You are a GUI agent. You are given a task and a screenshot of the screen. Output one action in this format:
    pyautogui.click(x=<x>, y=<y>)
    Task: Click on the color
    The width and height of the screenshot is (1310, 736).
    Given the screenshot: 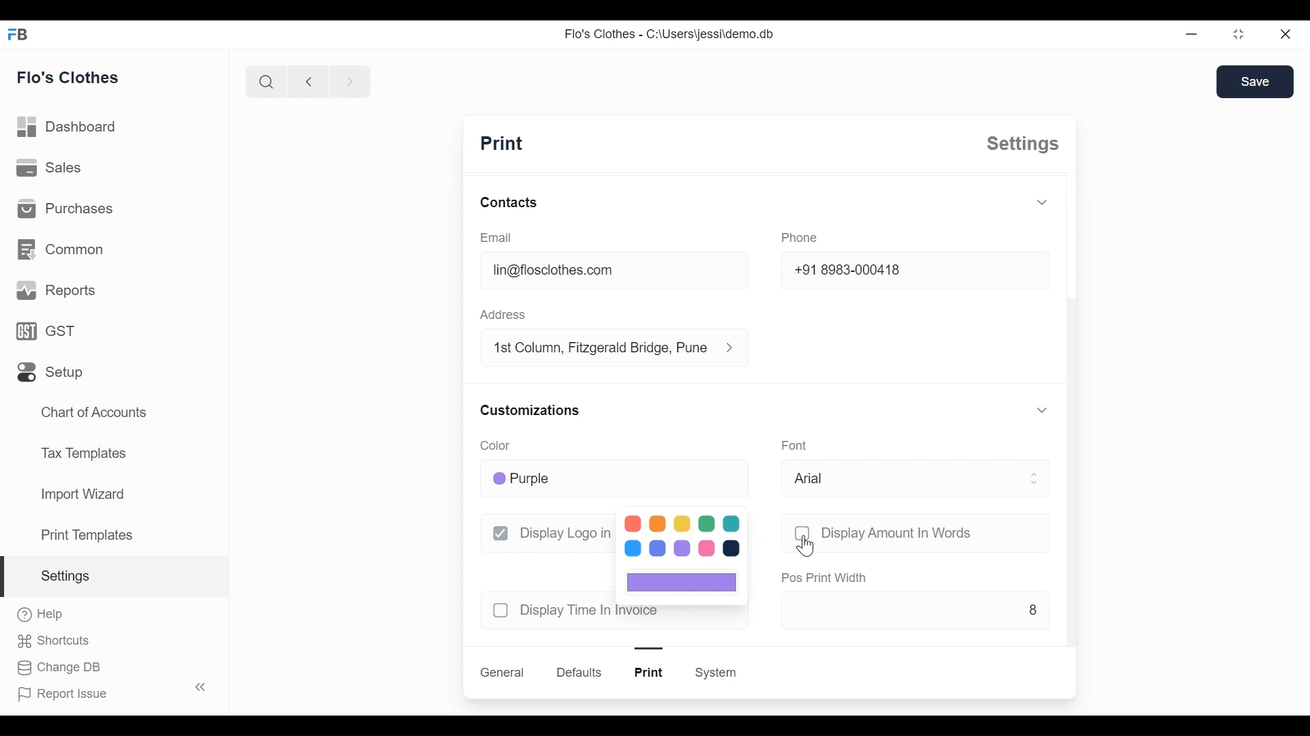 What is the action you would take?
    pyautogui.click(x=494, y=445)
    